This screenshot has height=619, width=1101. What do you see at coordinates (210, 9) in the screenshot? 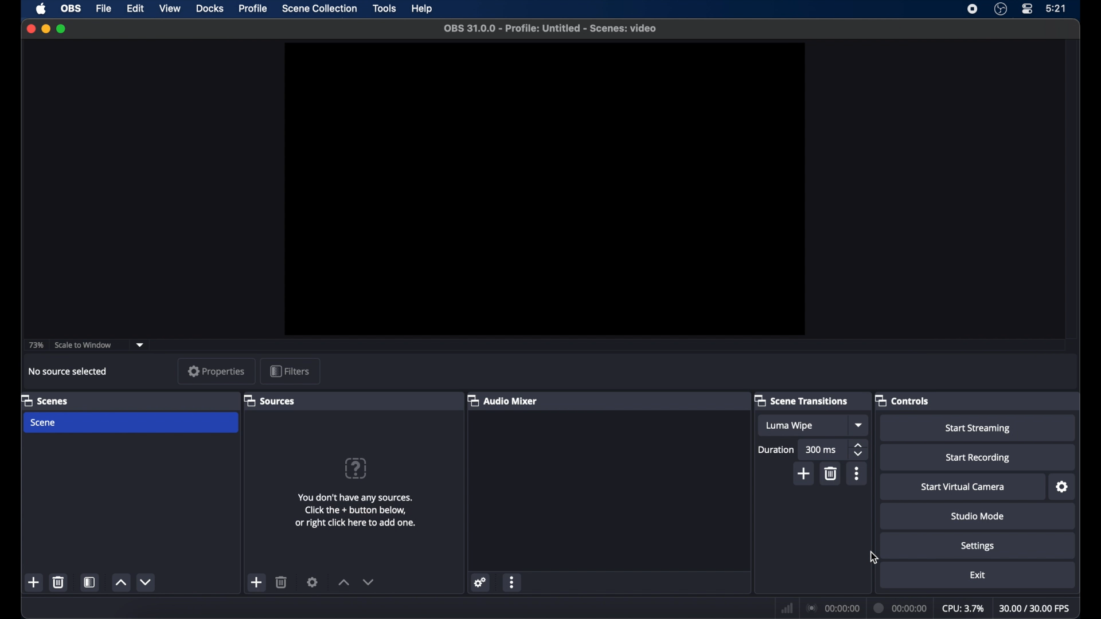
I see `docks` at bounding box center [210, 9].